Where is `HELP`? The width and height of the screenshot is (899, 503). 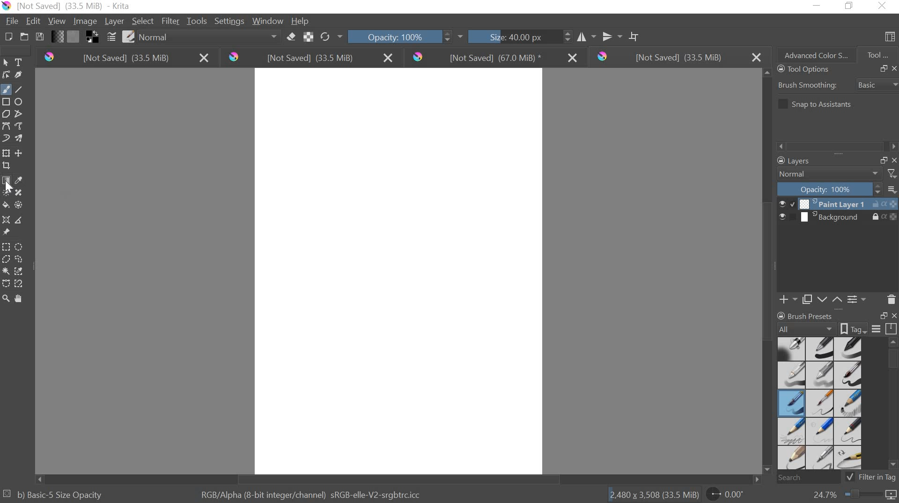 HELP is located at coordinates (301, 22).